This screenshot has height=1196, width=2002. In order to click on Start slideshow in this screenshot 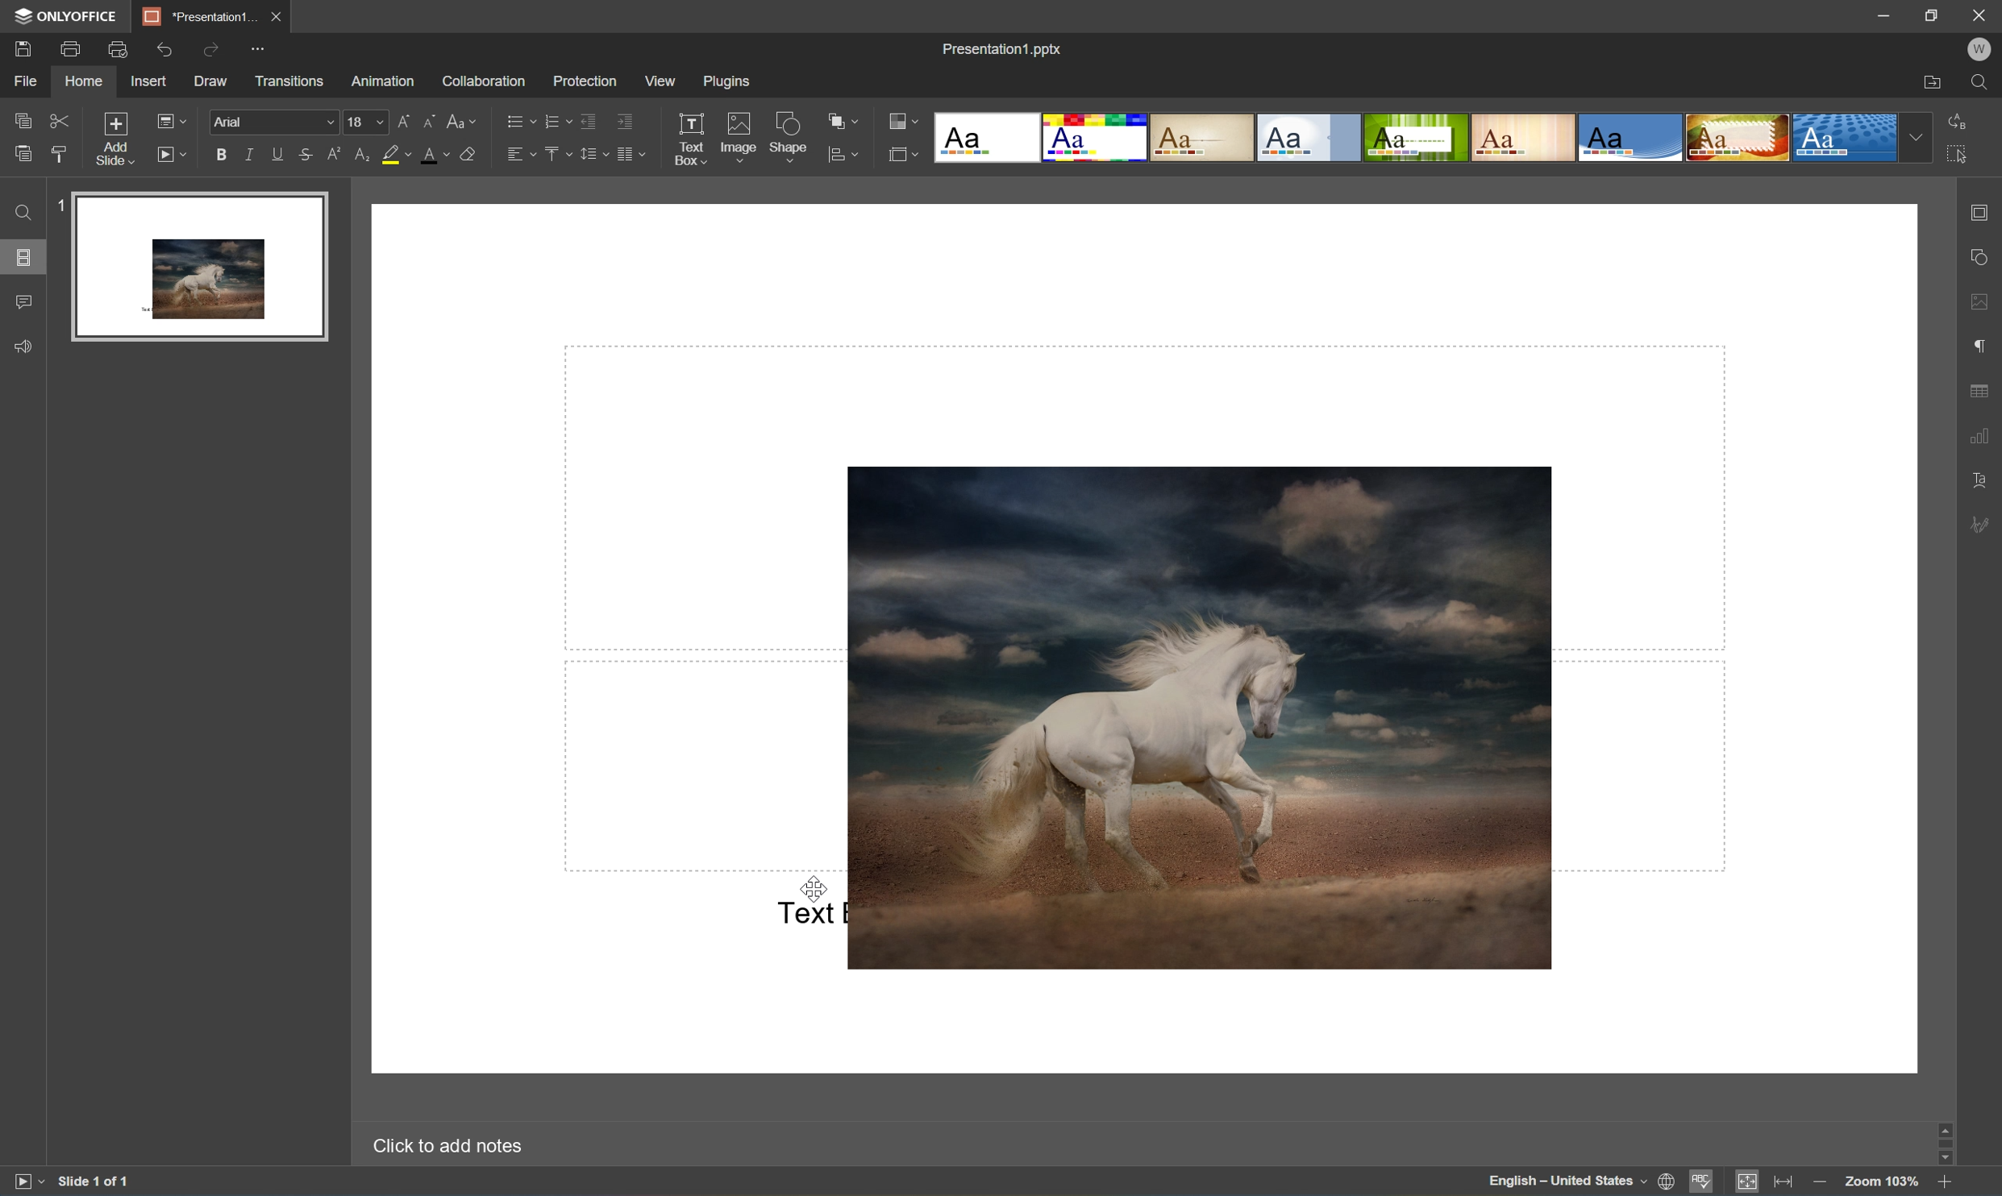, I will do `click(169, 155)`.